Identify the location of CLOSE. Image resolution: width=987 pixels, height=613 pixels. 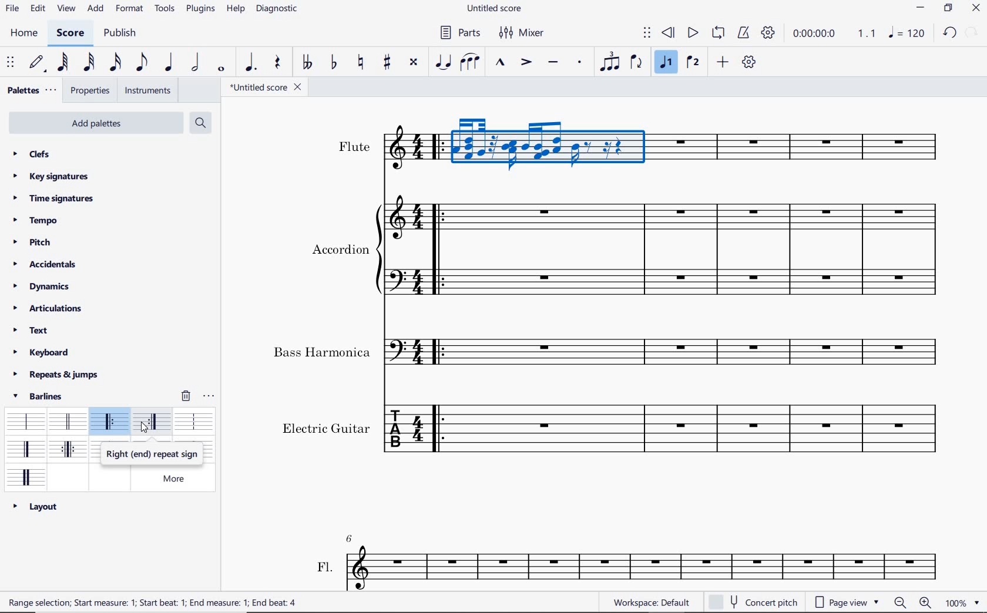
(976, 8).